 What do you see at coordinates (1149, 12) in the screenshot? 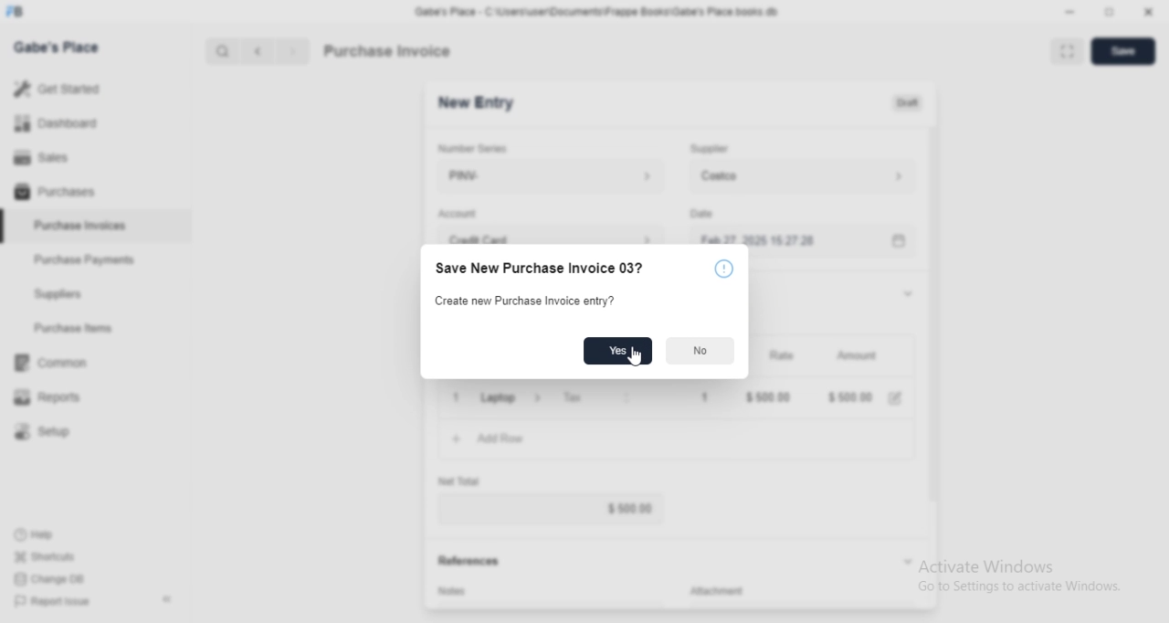
I see `Close` at bounding box center [1149, 12].